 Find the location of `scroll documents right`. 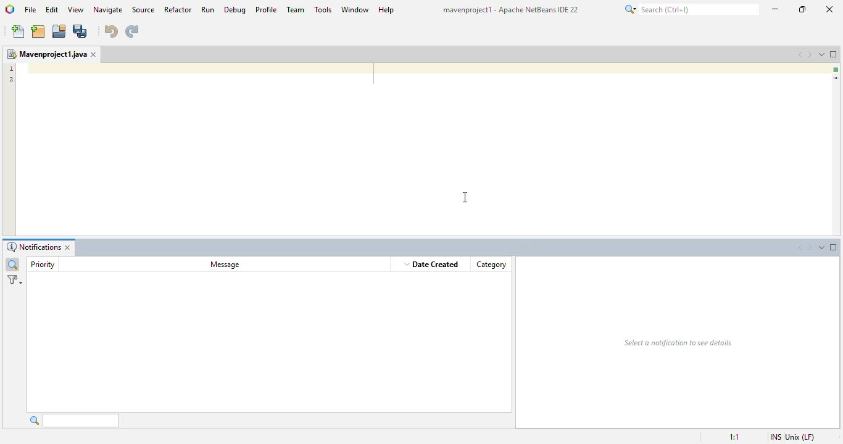

scroll documents right is located at coordinates (811, 249).